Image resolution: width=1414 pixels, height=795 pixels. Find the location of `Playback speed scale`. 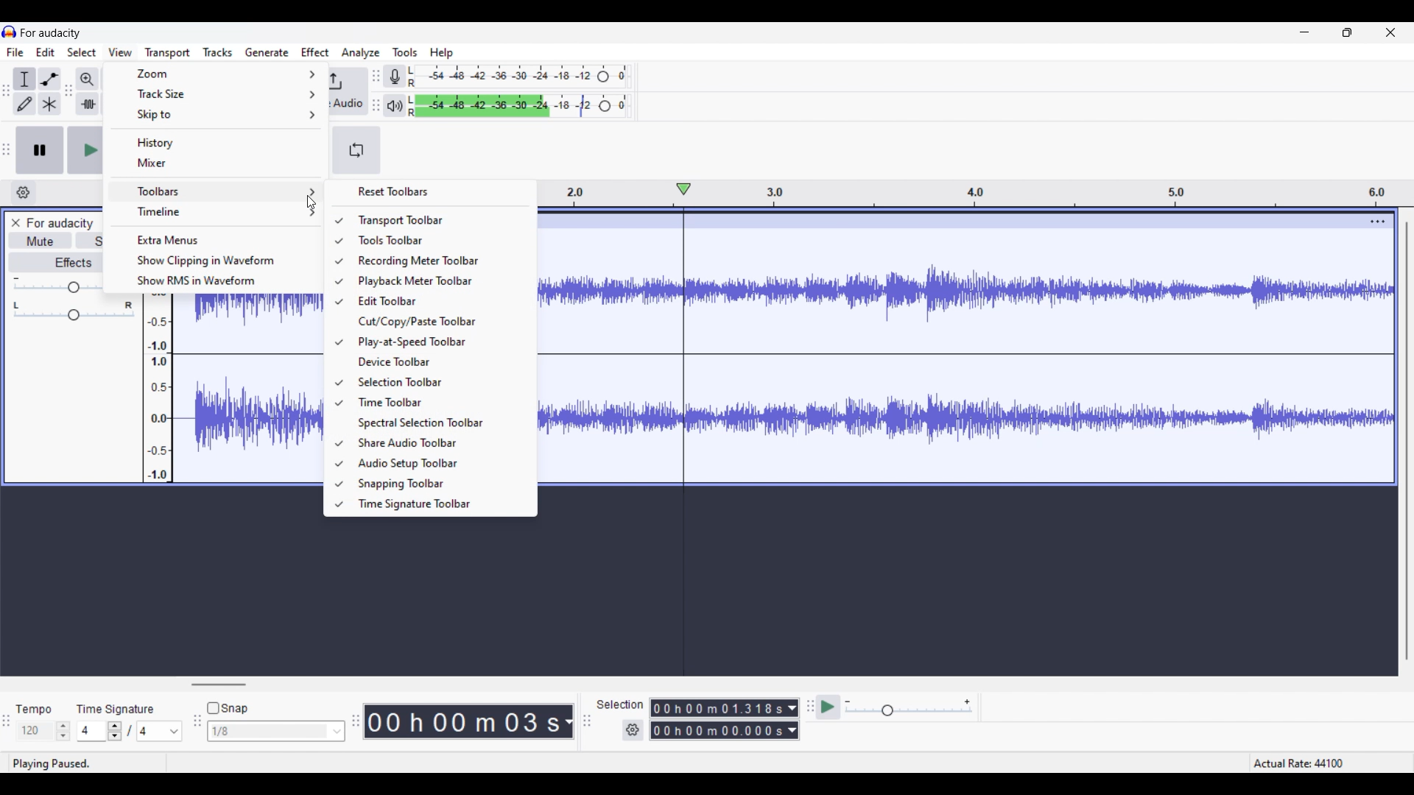

Playback speed scale is located at coordinates (909, 708).